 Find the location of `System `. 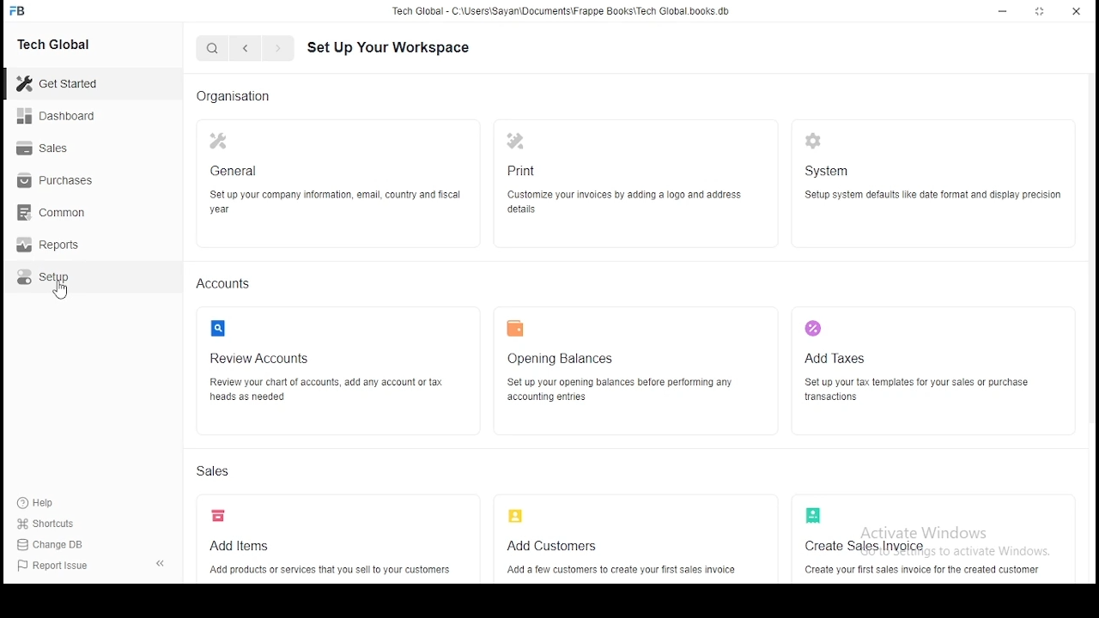

System  is located at coordinates (931, 179).